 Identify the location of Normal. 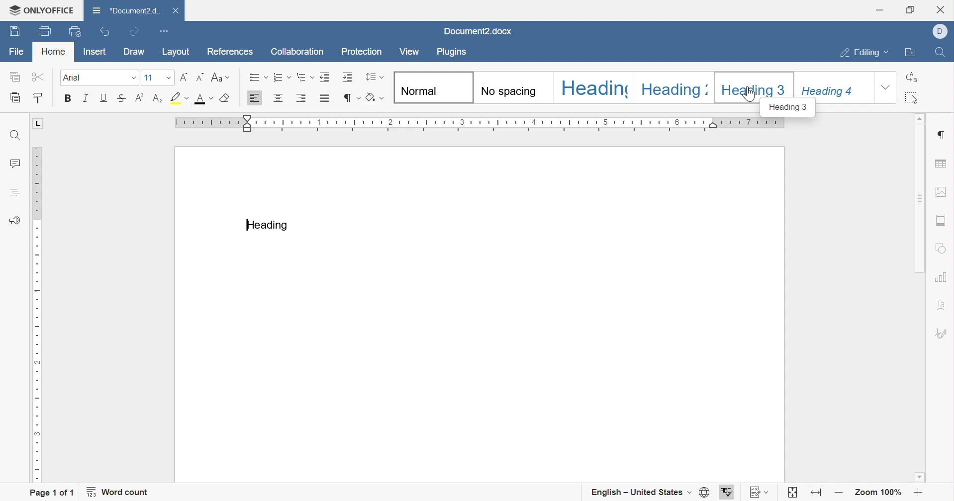
(431, 87).